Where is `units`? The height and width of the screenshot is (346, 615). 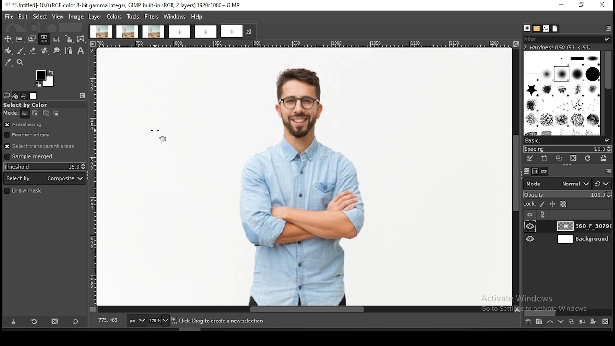 units is located at coordinates (136, 321).